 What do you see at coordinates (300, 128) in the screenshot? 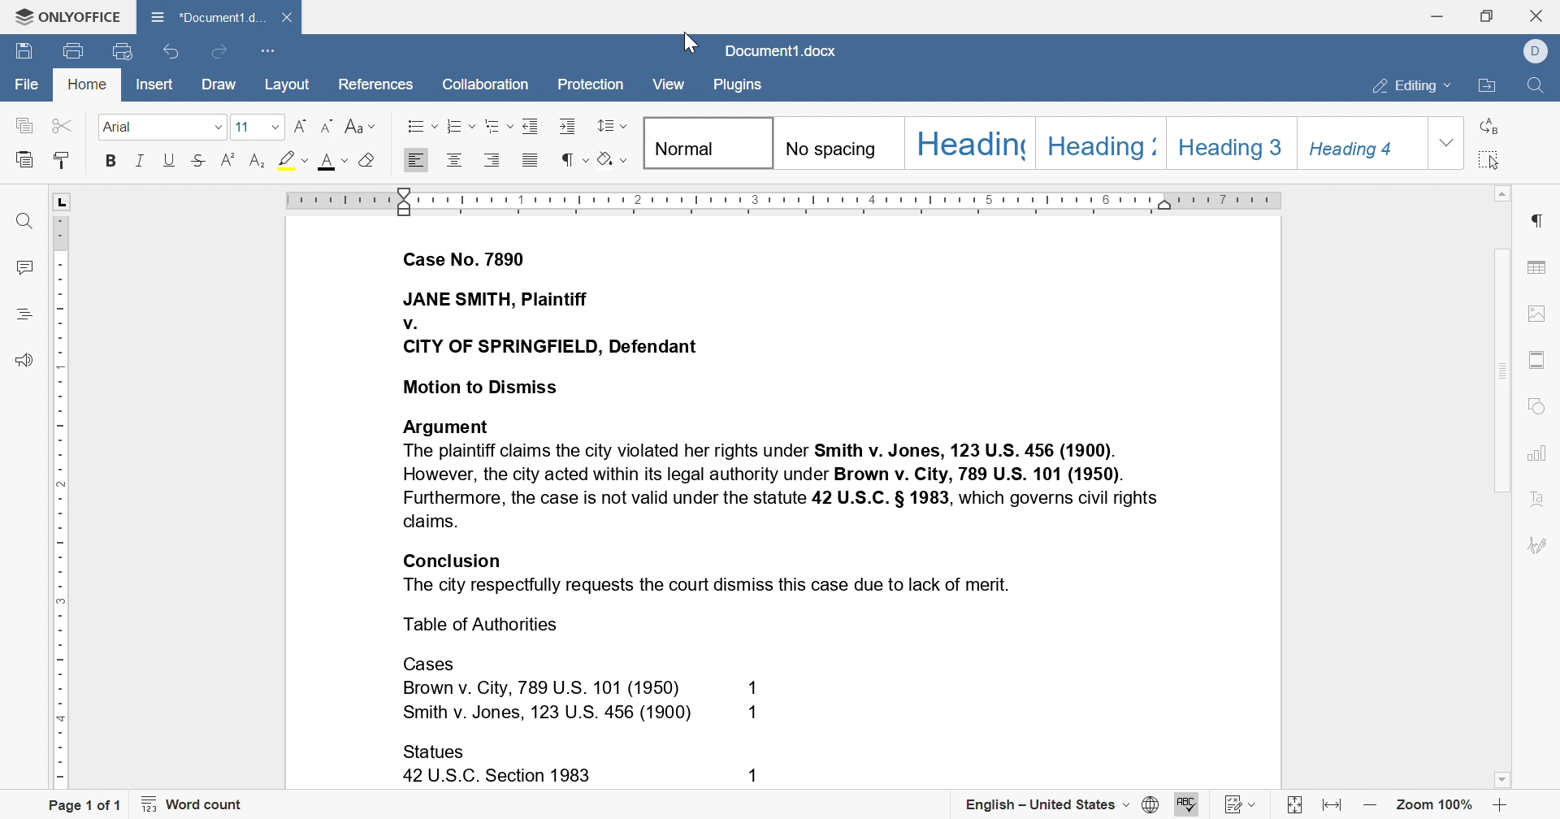
I see `increment font size` at bounding box center [300, 128].